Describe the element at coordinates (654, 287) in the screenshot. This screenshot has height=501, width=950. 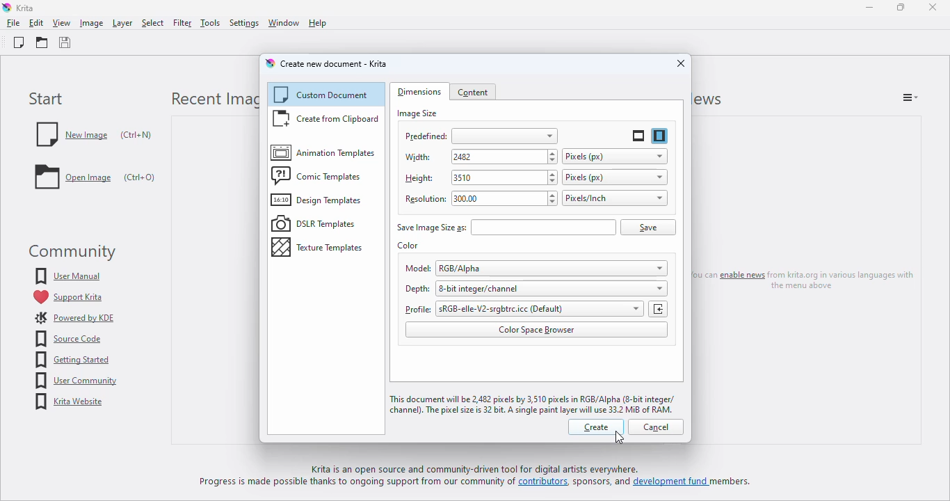
I see `Depth drop down` at that location.